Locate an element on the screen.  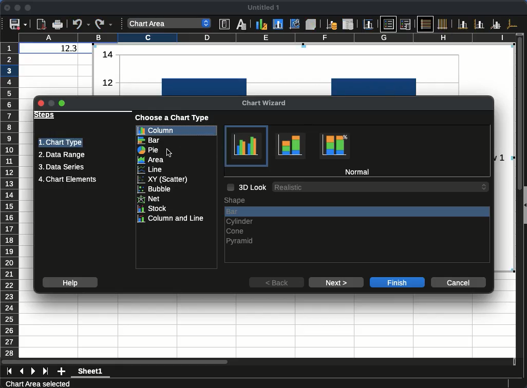
column and line is located at coordinates (177, 219).